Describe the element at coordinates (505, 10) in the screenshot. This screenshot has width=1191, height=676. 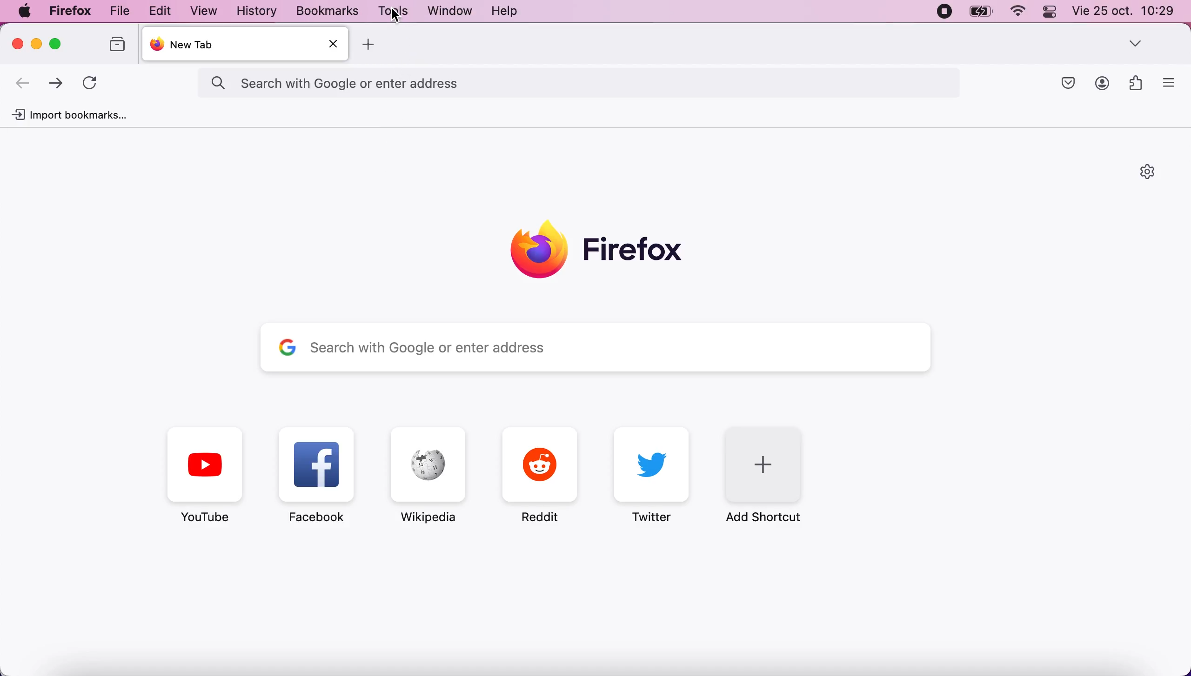
I see `Help` at that location.